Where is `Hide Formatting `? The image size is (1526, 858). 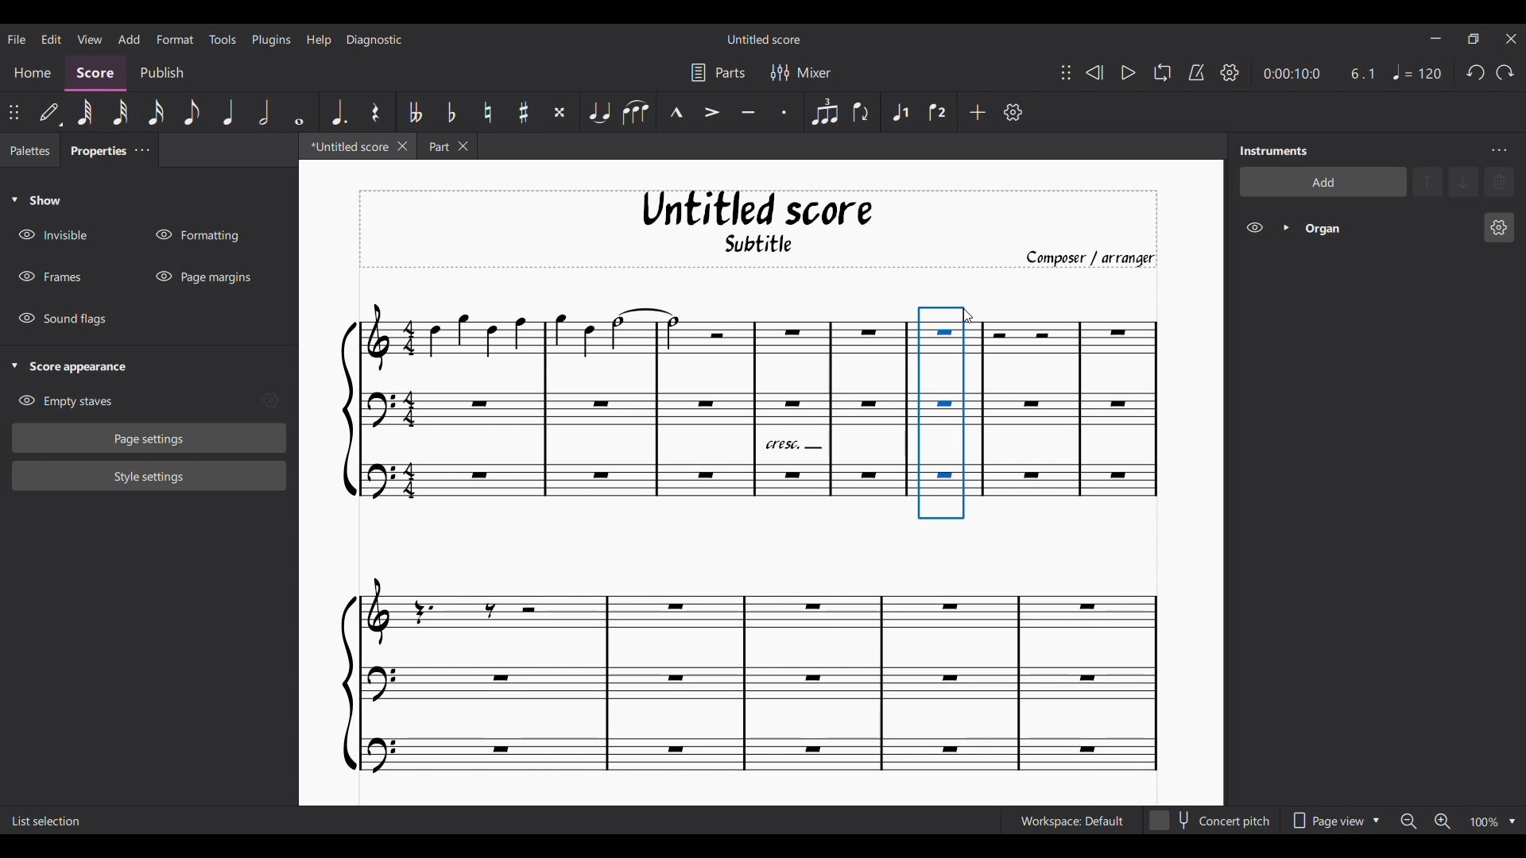 Hide Formatting  is located at coordinates (196, 235).